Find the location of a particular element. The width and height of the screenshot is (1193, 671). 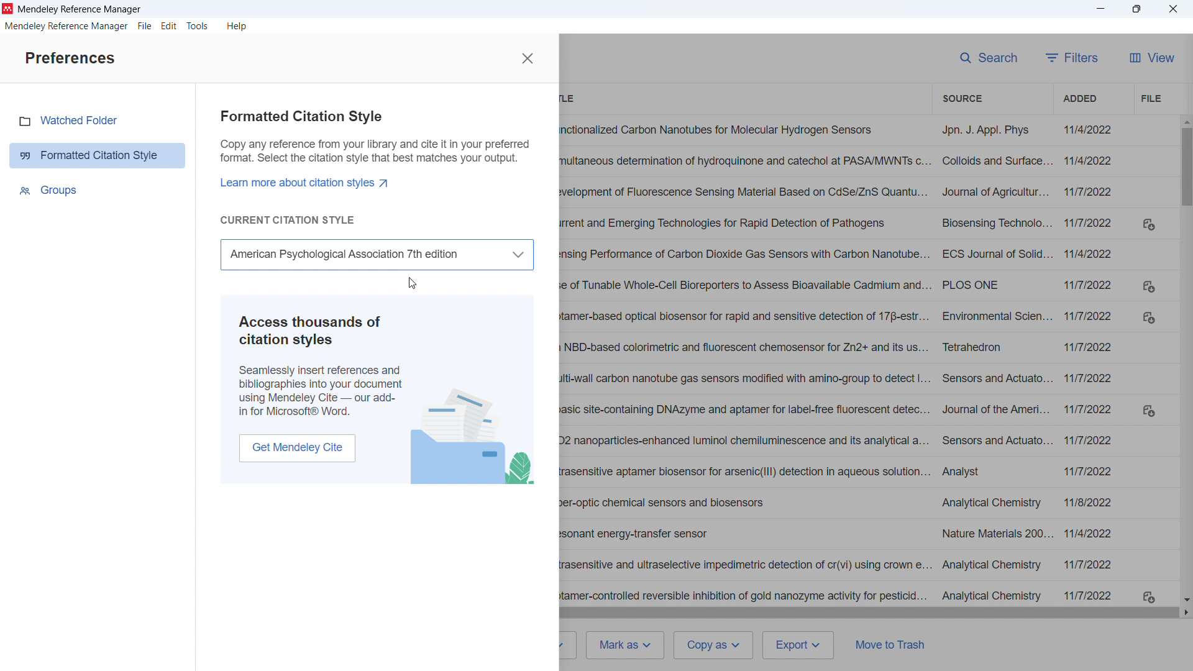

Source of individual entries  is located at coordinates (994, 362).